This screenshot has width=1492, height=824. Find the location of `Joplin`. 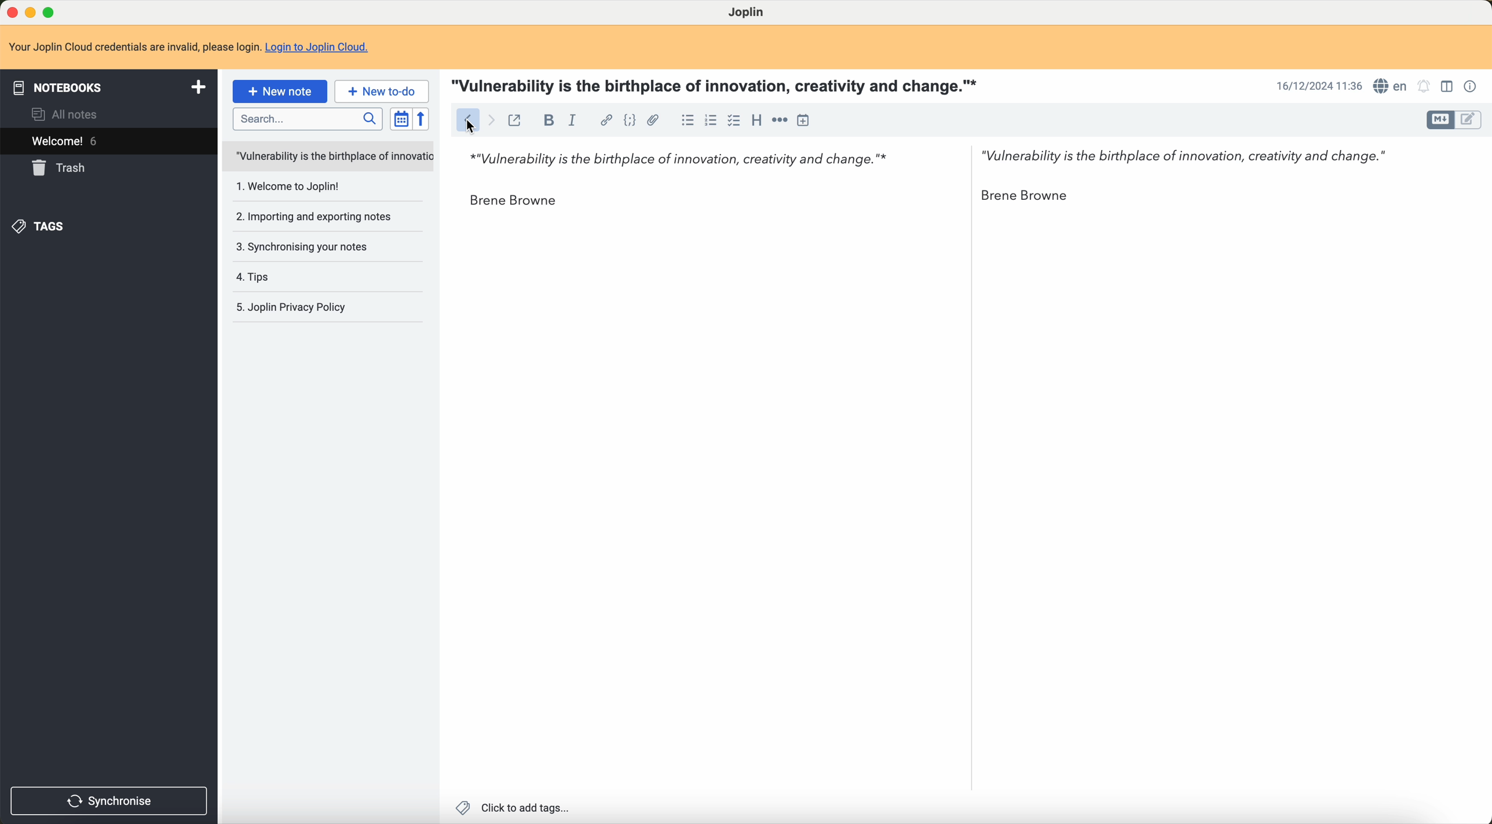

Joplin is located at coordinates (748, 13).